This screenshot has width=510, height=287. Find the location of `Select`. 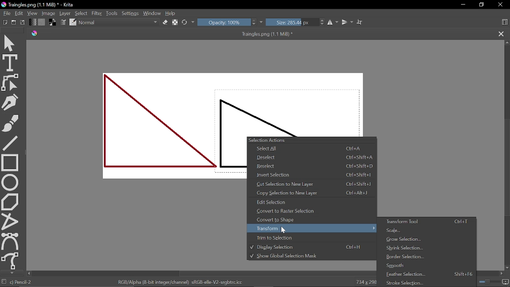

Select is located at coordinates (82, 13).